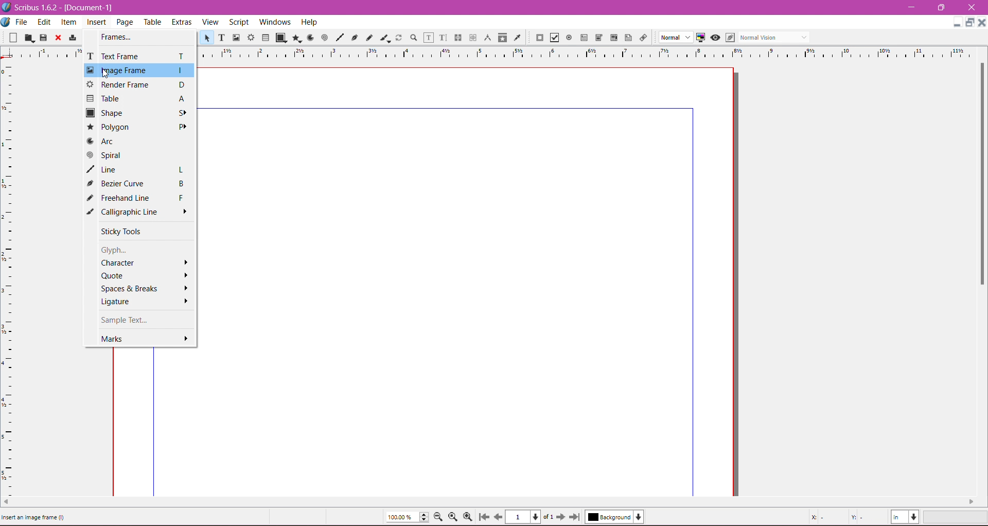 Image resolution: width=988 pixels, height=526 pixels. Describe the element at coordinates (912, 7) in the screenshot. I see `Minimize` at that location.